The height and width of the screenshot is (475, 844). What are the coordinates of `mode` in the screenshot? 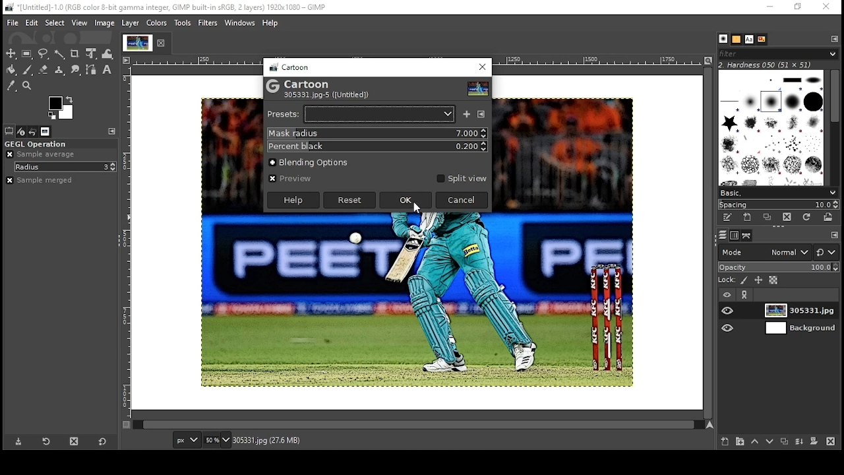 It's located at (766, 252).